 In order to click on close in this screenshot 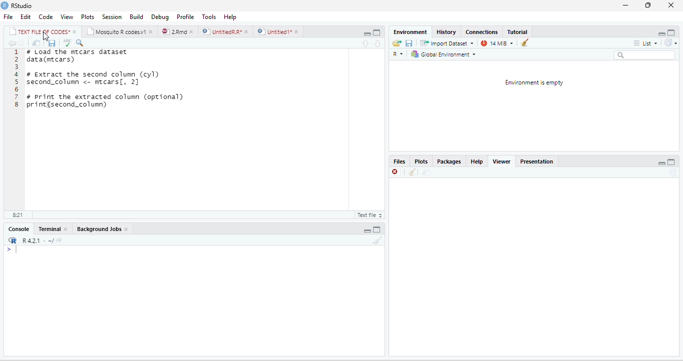, I will do `click(127, 229)`.